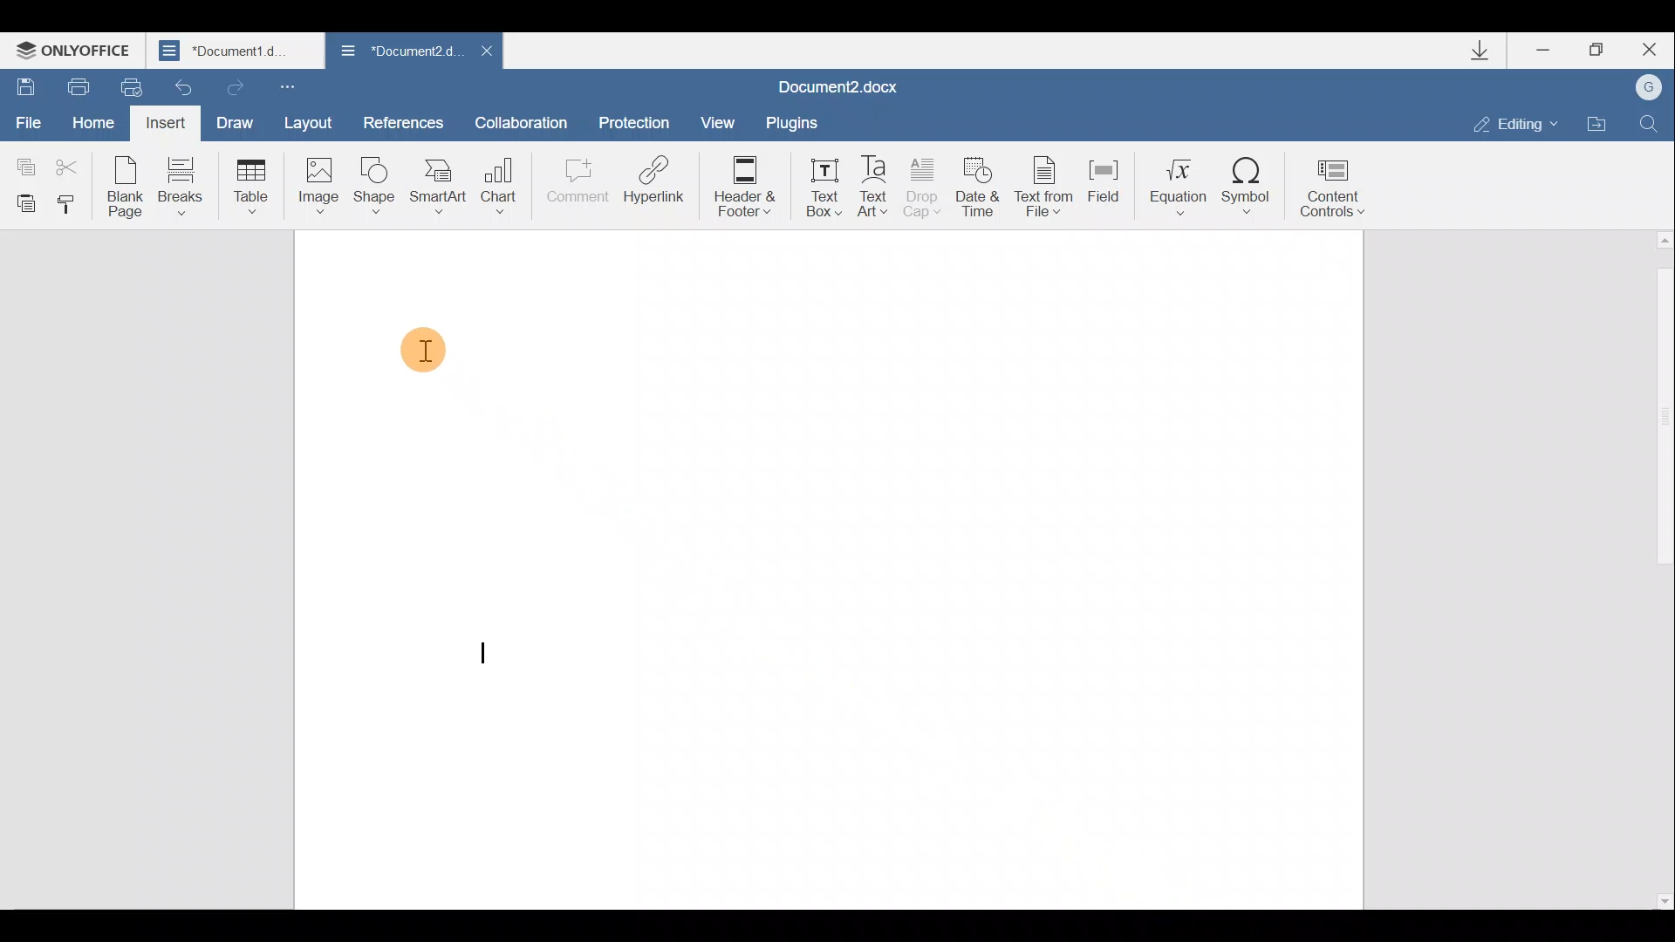  What do you see at coordinates (874, 188) in the screenshot?
I see `Text Art` at bounding box center [874, 188].